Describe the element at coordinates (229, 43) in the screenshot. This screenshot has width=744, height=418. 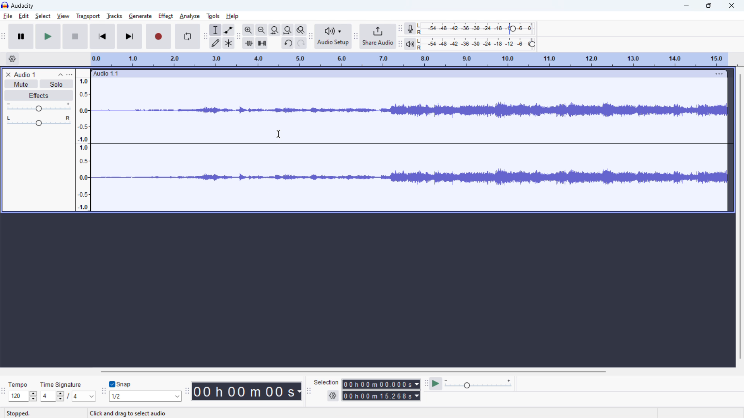
I see `multi tool` at that location.